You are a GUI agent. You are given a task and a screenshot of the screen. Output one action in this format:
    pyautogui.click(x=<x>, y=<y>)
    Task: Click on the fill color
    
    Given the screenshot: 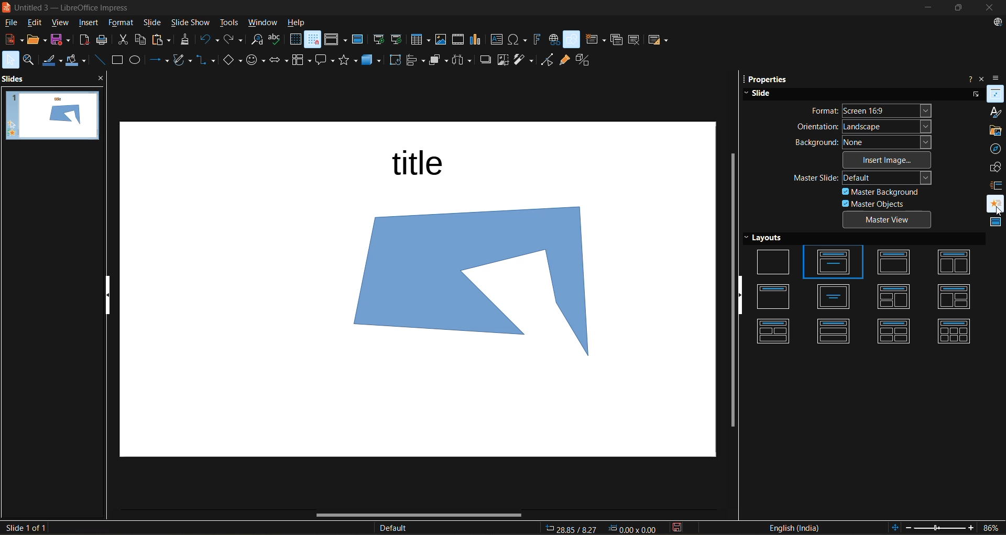 What is the action you would take?
    pyautogui.click(x=78, y=62)
    